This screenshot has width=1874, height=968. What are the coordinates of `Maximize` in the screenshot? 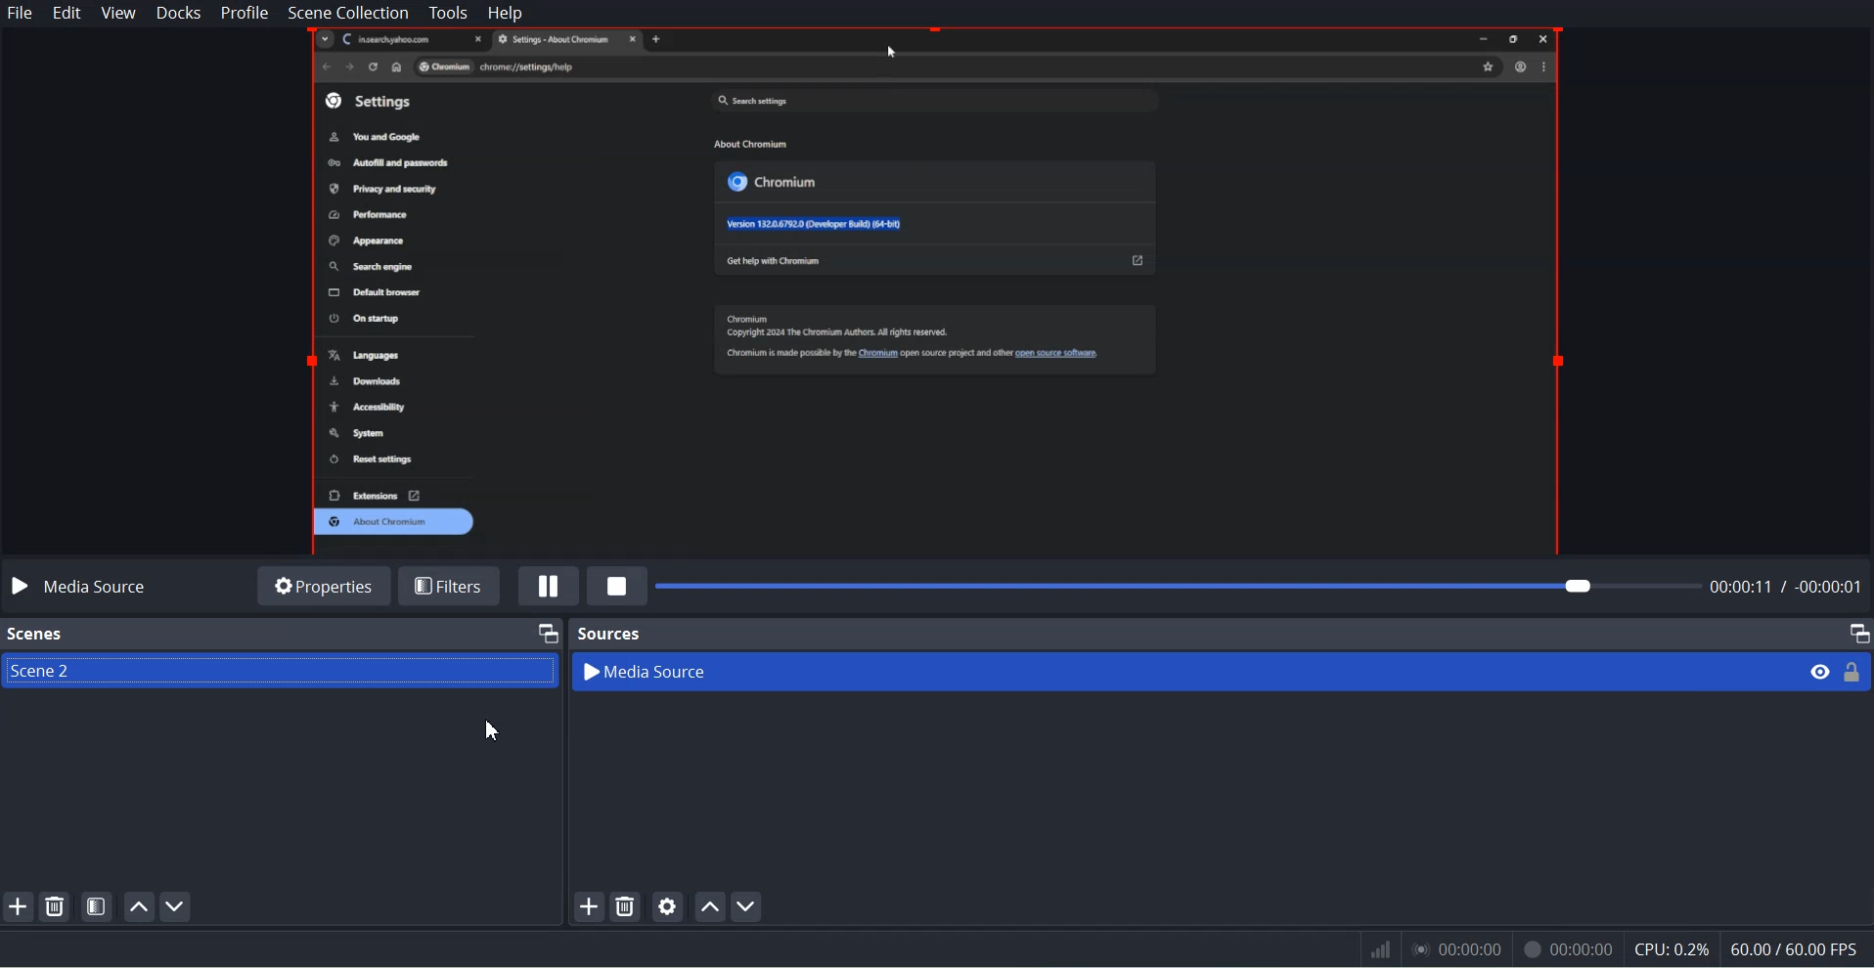 It's located at (544, 632).